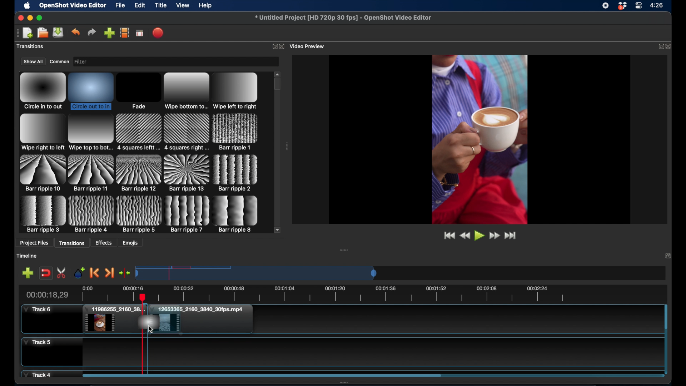  Describe the element at coordinates (512, 236) in the screenshot. I see `jump to end` at that location.